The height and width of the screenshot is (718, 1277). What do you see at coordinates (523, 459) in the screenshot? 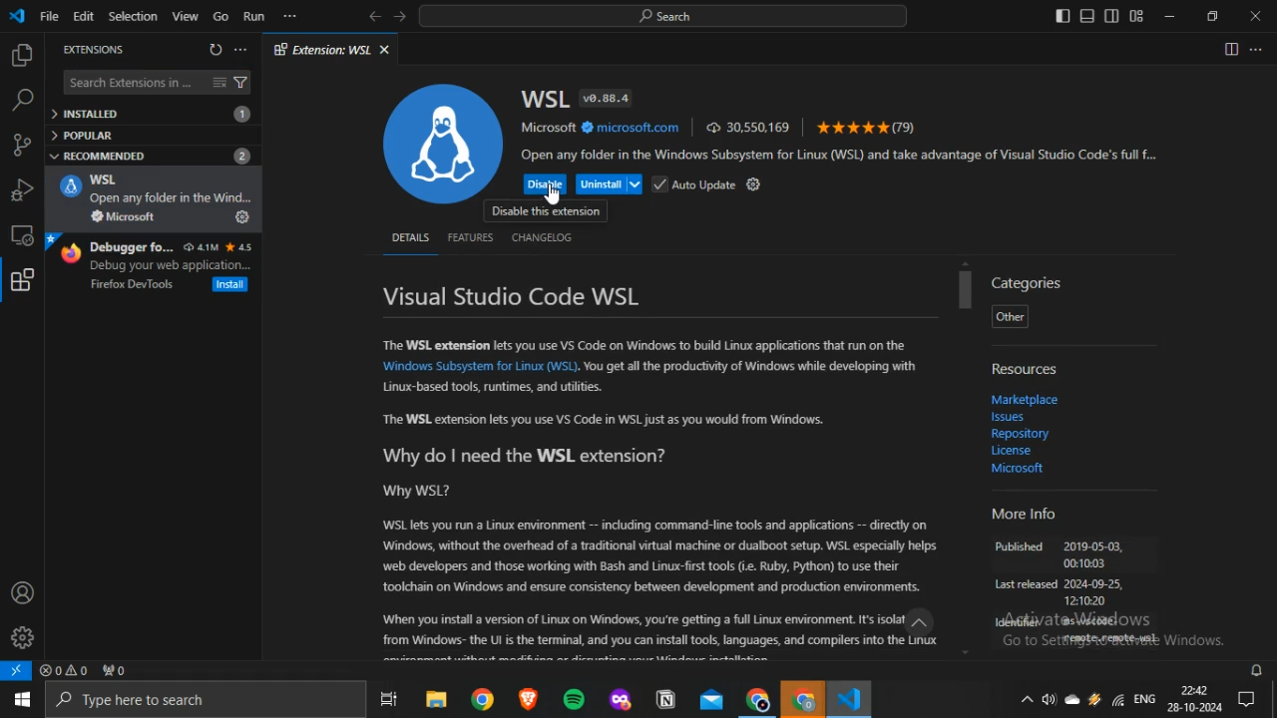
I see `Why do | need the WSL extension?` at bounding box center [523, 459].